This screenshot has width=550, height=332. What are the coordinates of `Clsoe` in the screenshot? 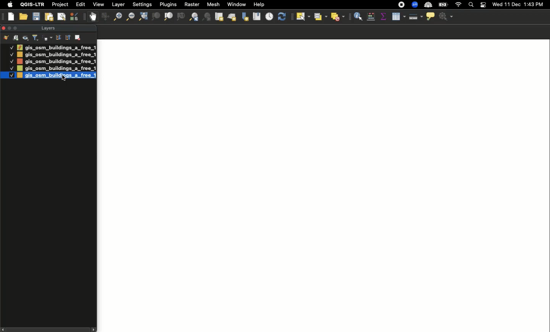 It's located at (3, 28).